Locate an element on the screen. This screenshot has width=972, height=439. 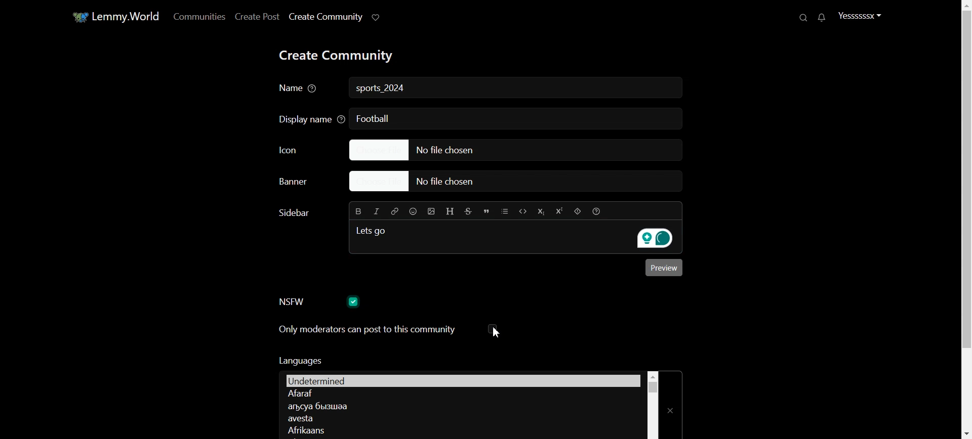
Hyperlink is located at coordinates (394, 211).